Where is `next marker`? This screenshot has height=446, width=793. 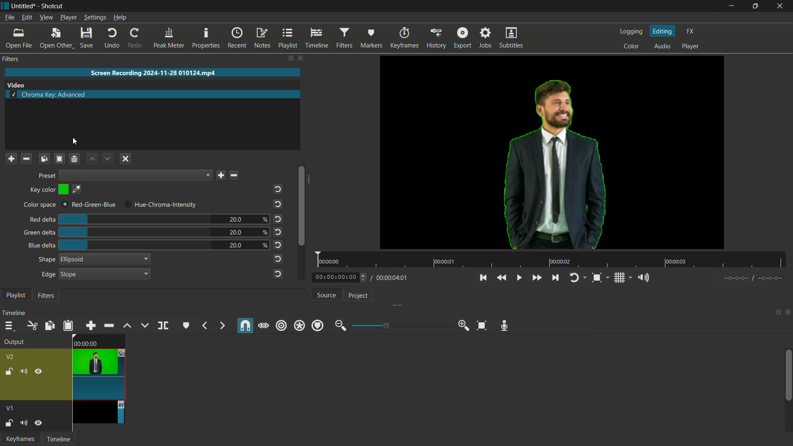 next marker is located at coordinates (222, 325).